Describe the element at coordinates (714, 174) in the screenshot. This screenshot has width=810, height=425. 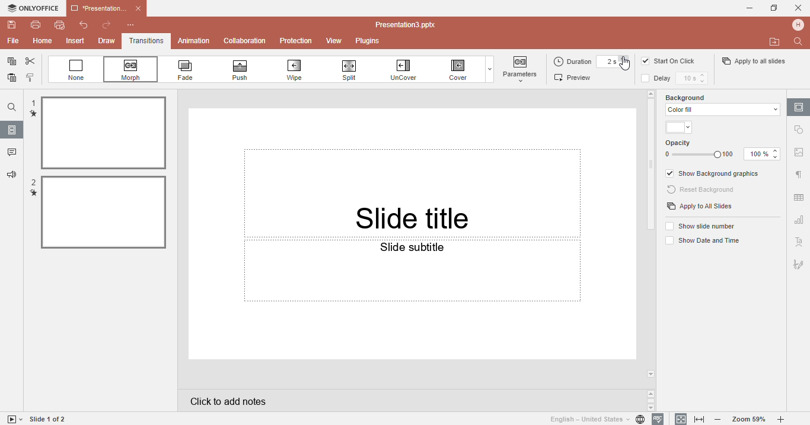
I see `Show background graphics` at that location.